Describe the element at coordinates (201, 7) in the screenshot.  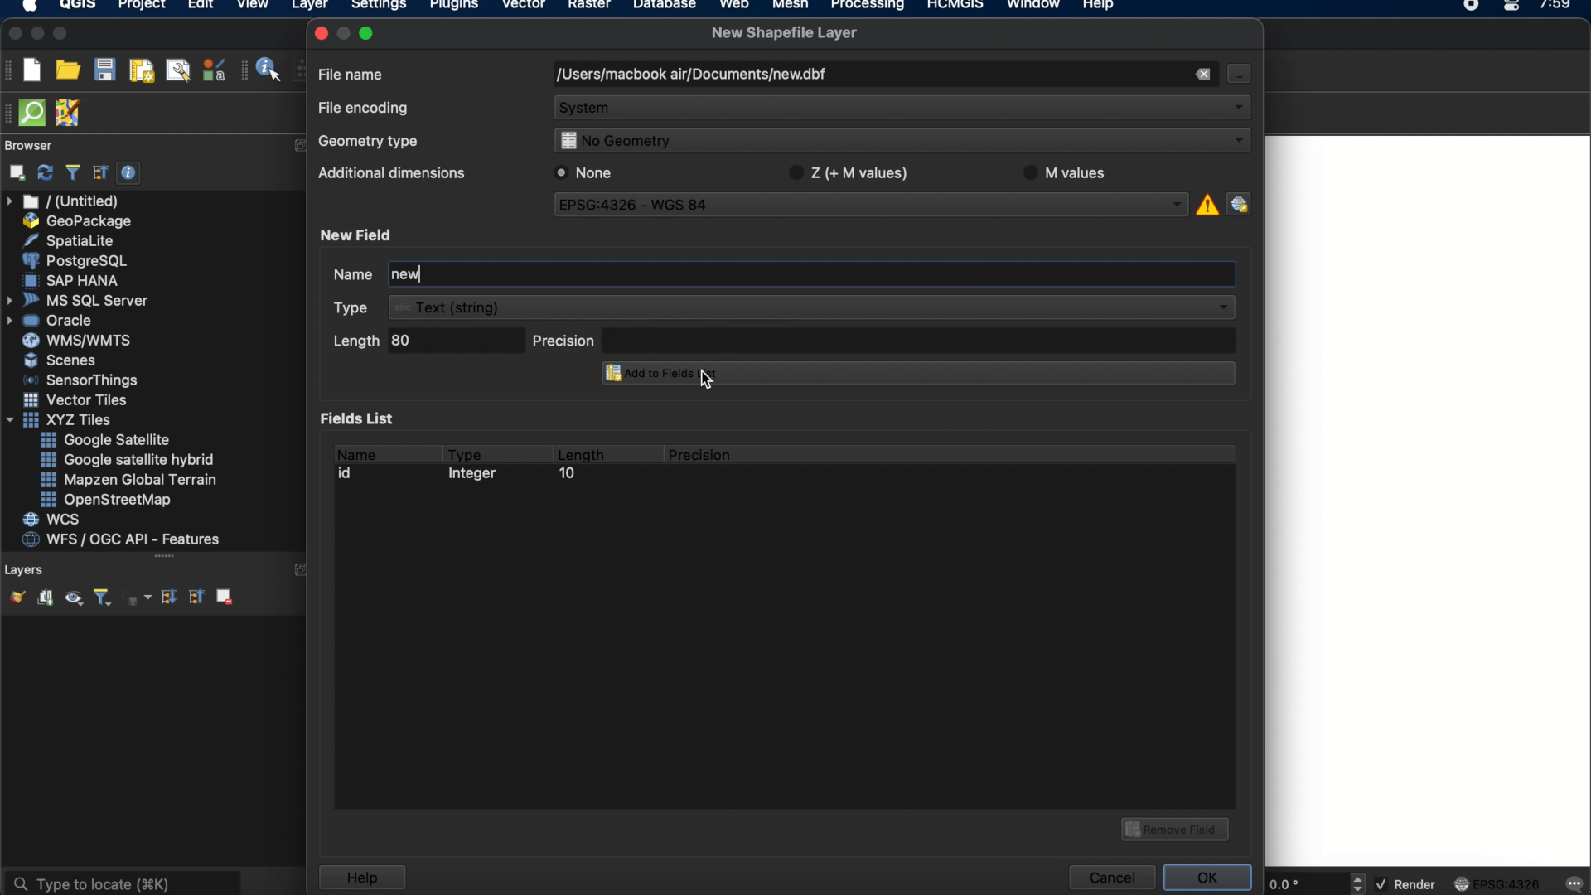
I see `edit` at that location.